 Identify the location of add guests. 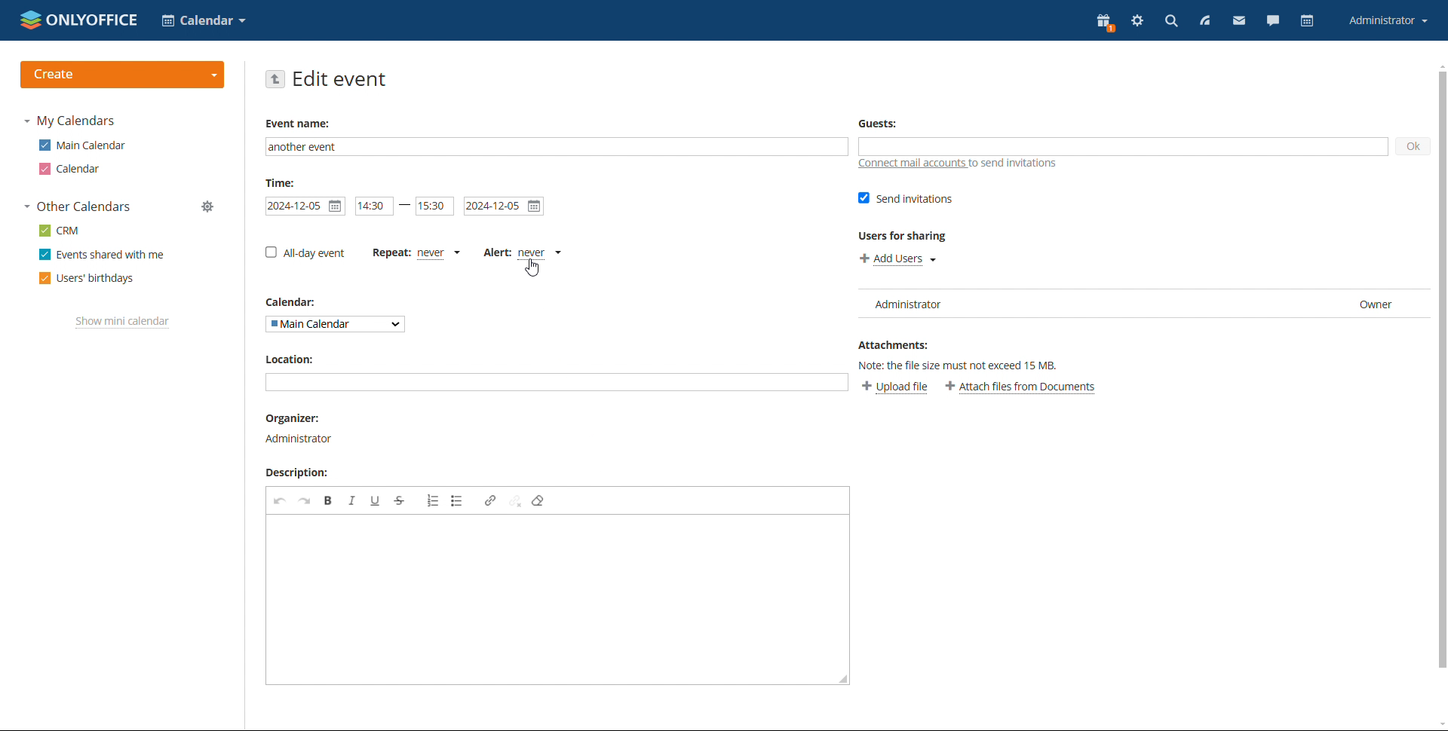
(1123, 146).